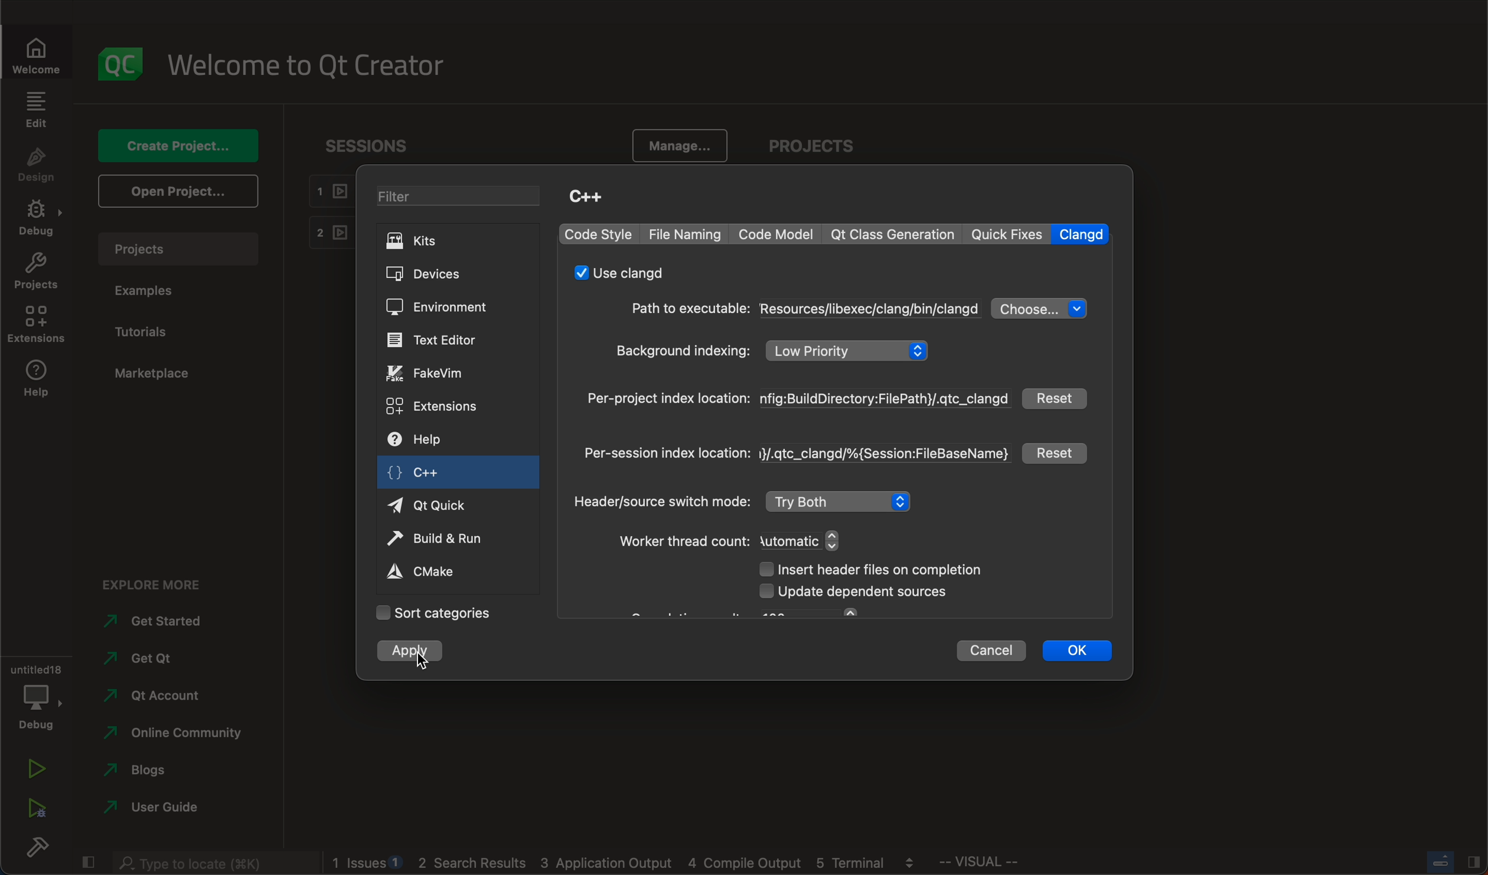 The height and width of the screenshot is (875, 1488). What do you see at coordinates (445, 537) in the screenshot?
I see `build and run` at bounding box center [445, 537].